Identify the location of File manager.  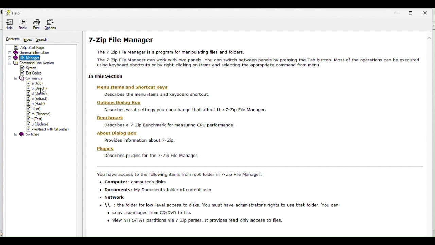
(35, 57).